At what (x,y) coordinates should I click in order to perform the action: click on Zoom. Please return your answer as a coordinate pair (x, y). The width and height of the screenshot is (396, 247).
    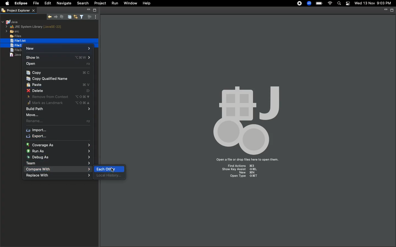
    Looking at the image, I should click on (309, 3).